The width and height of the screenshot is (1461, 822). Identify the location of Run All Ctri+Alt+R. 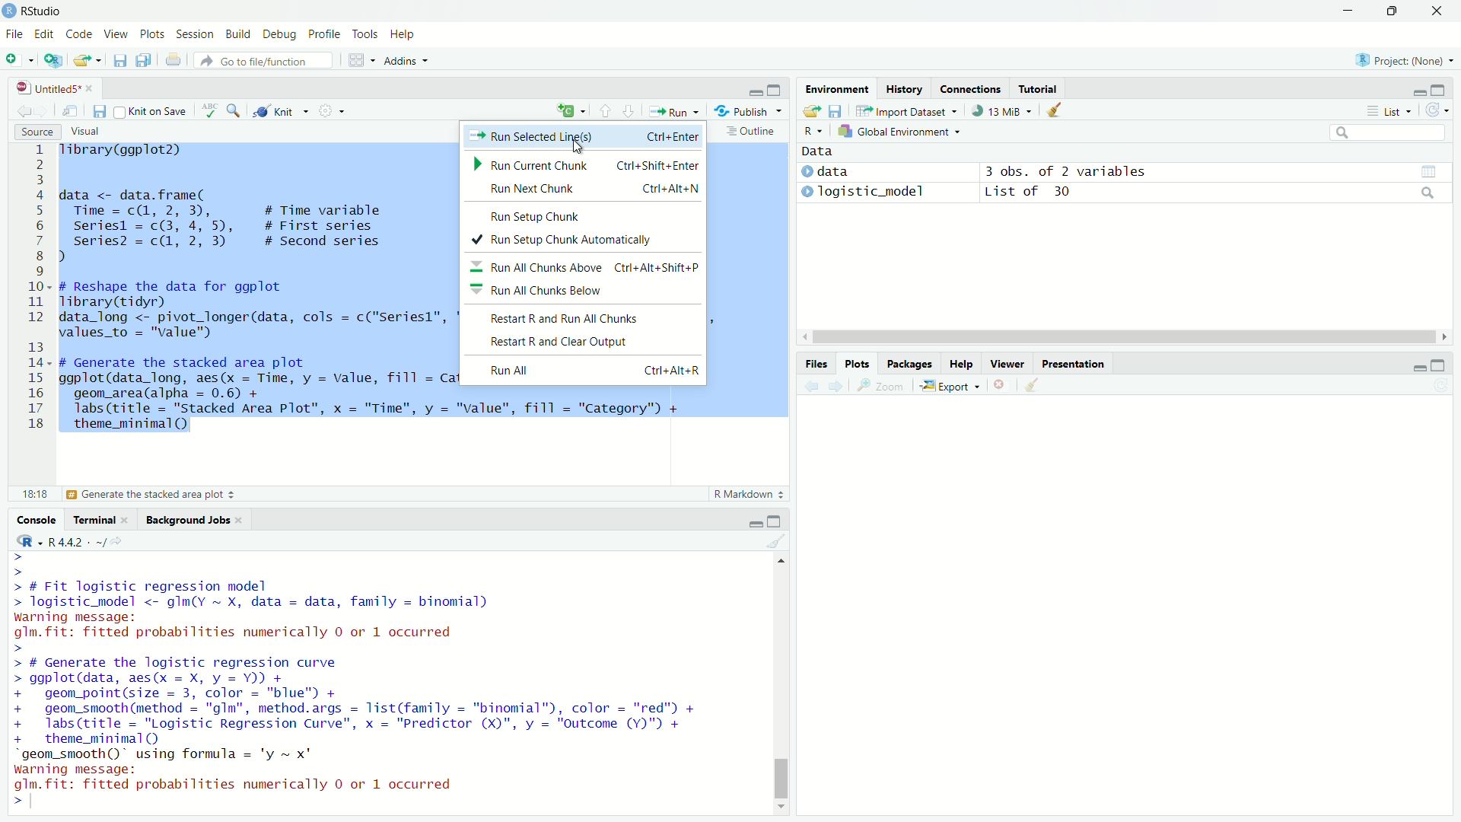
(591, 371).